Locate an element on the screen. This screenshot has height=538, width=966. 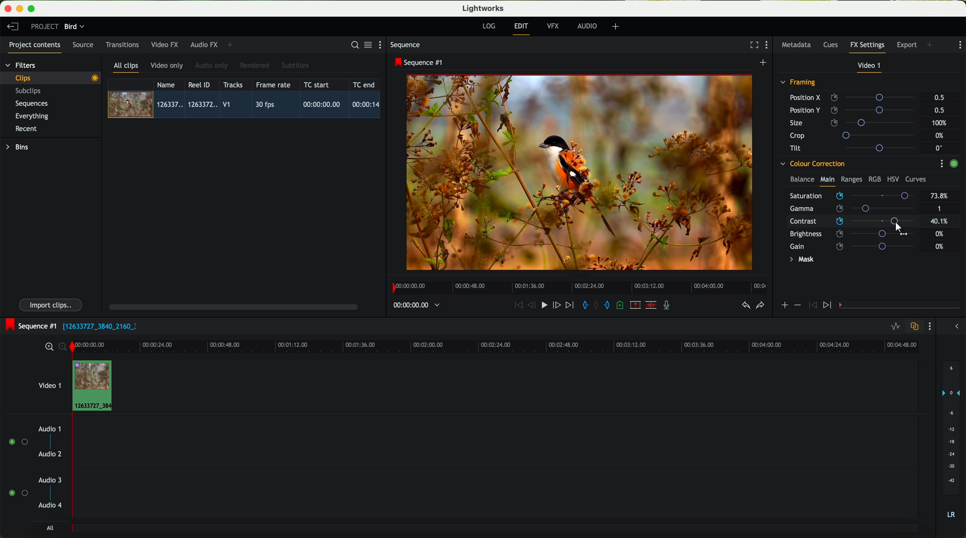
frame rate is located at coordinates (273, 85).